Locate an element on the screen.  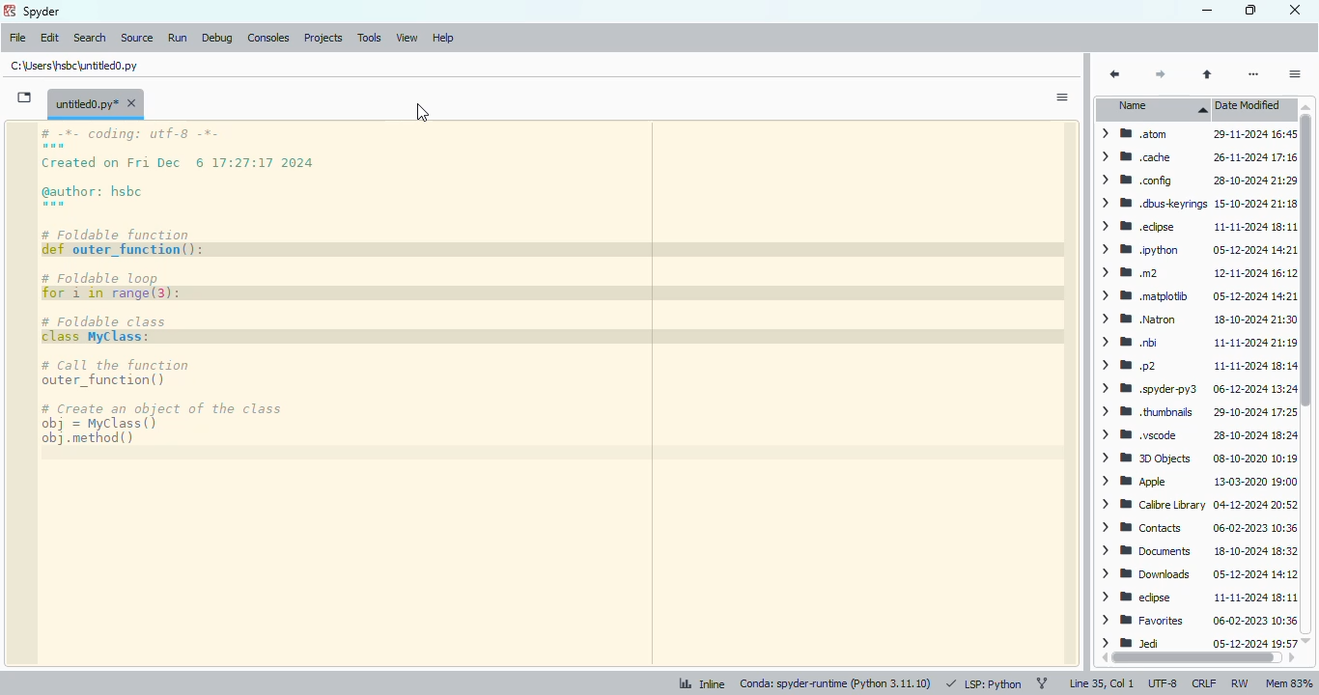
projects is located at coordinates (323, 38).